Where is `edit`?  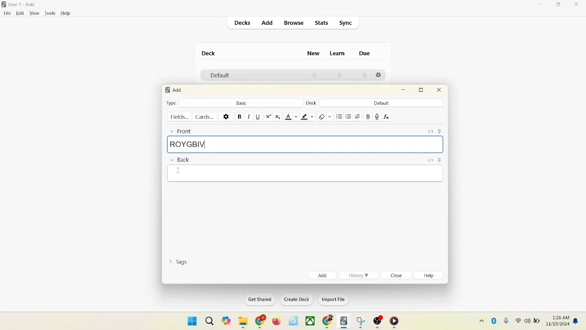
edit is located at coordinates (19, 13).